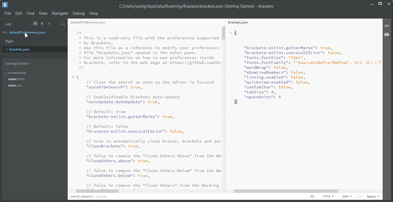  Describe the element at coordinates (142, 22) in the screenshot. I see `defaultpreferences.json File` at that location.